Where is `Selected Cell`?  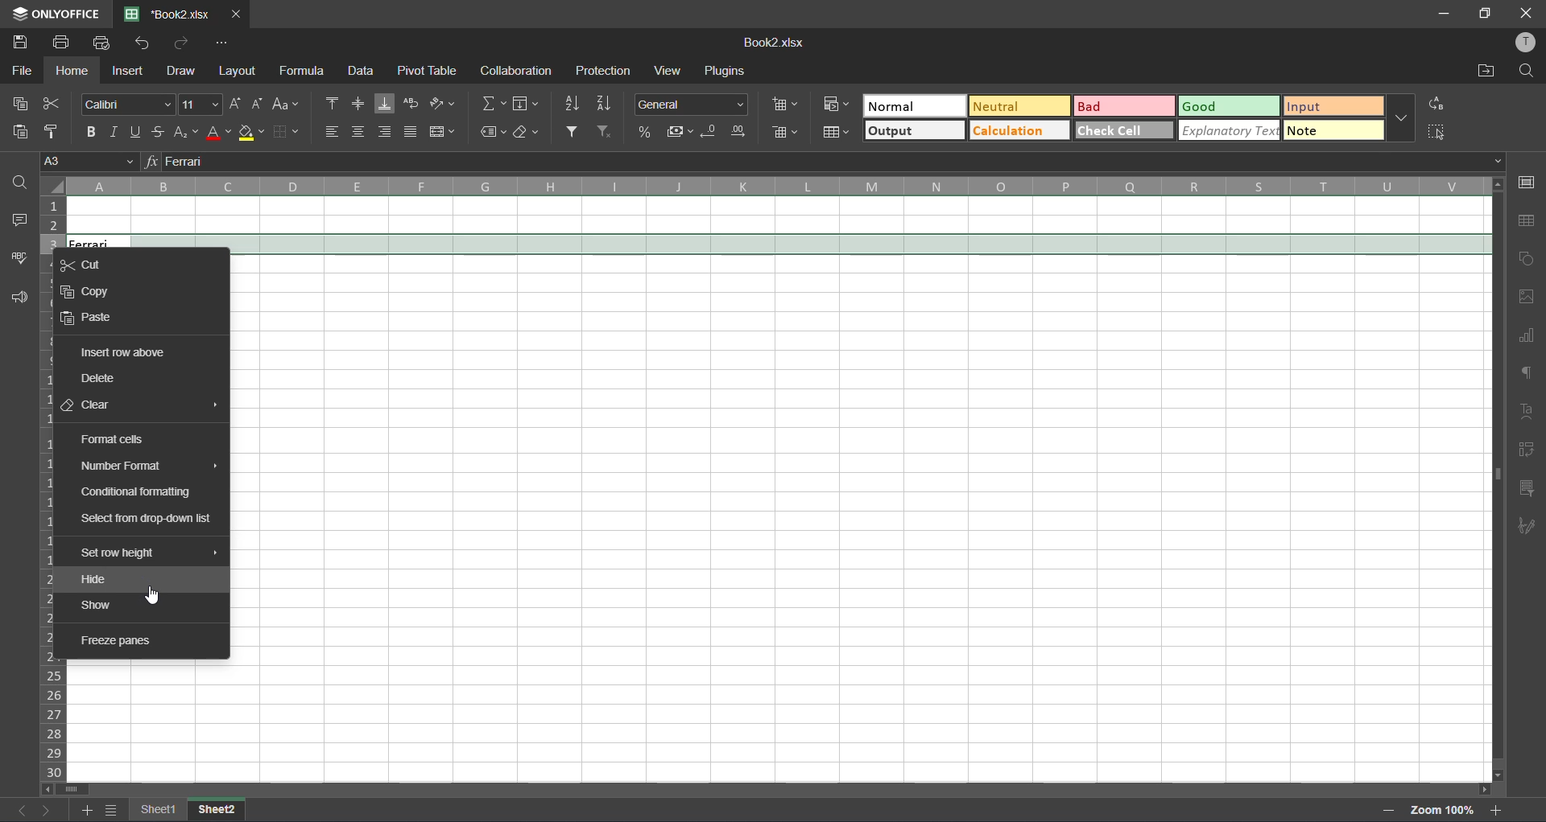
Selected Cell is located at coordinates (783, 242).